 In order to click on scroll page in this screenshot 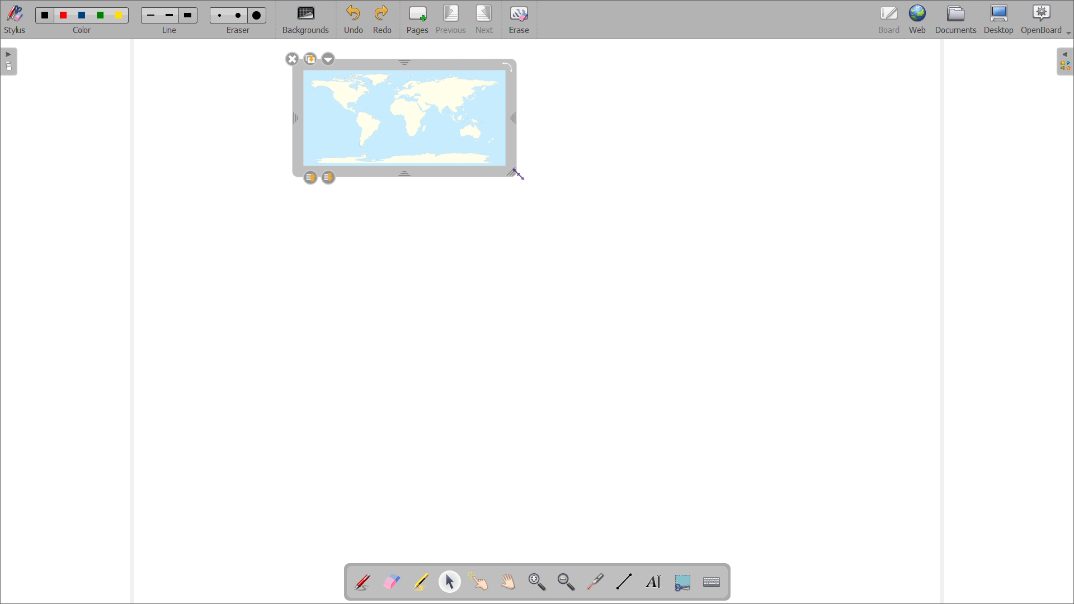, I will do `click(508, 581)`.